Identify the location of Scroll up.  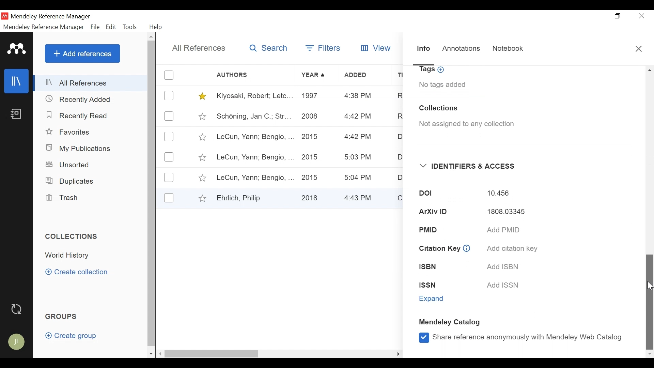
(151, 36).